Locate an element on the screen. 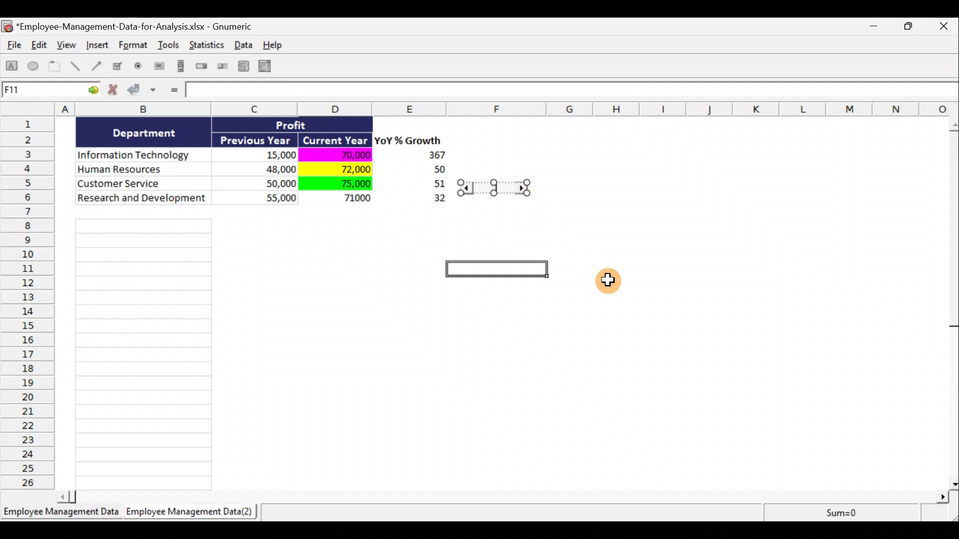 This screenshot has height=539, width=959. Help is located at coordinates (278, 45).